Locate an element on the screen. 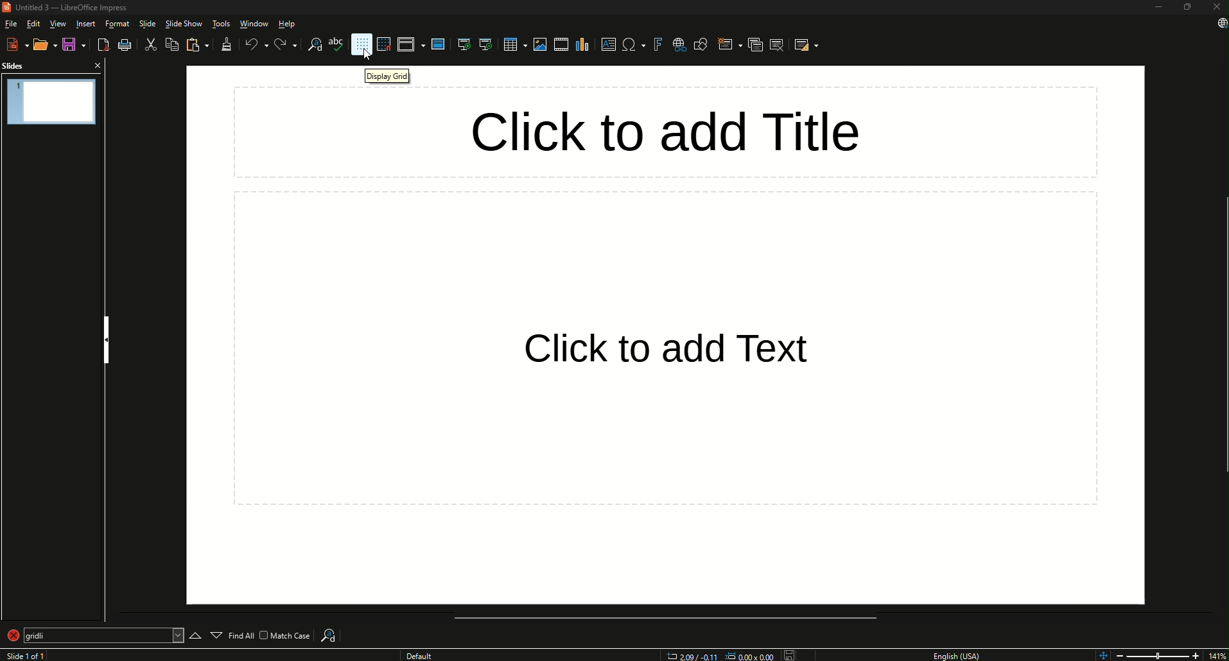 The width and height of the screenshot is (1229, 661). Print is located at coordinates (128, 44).